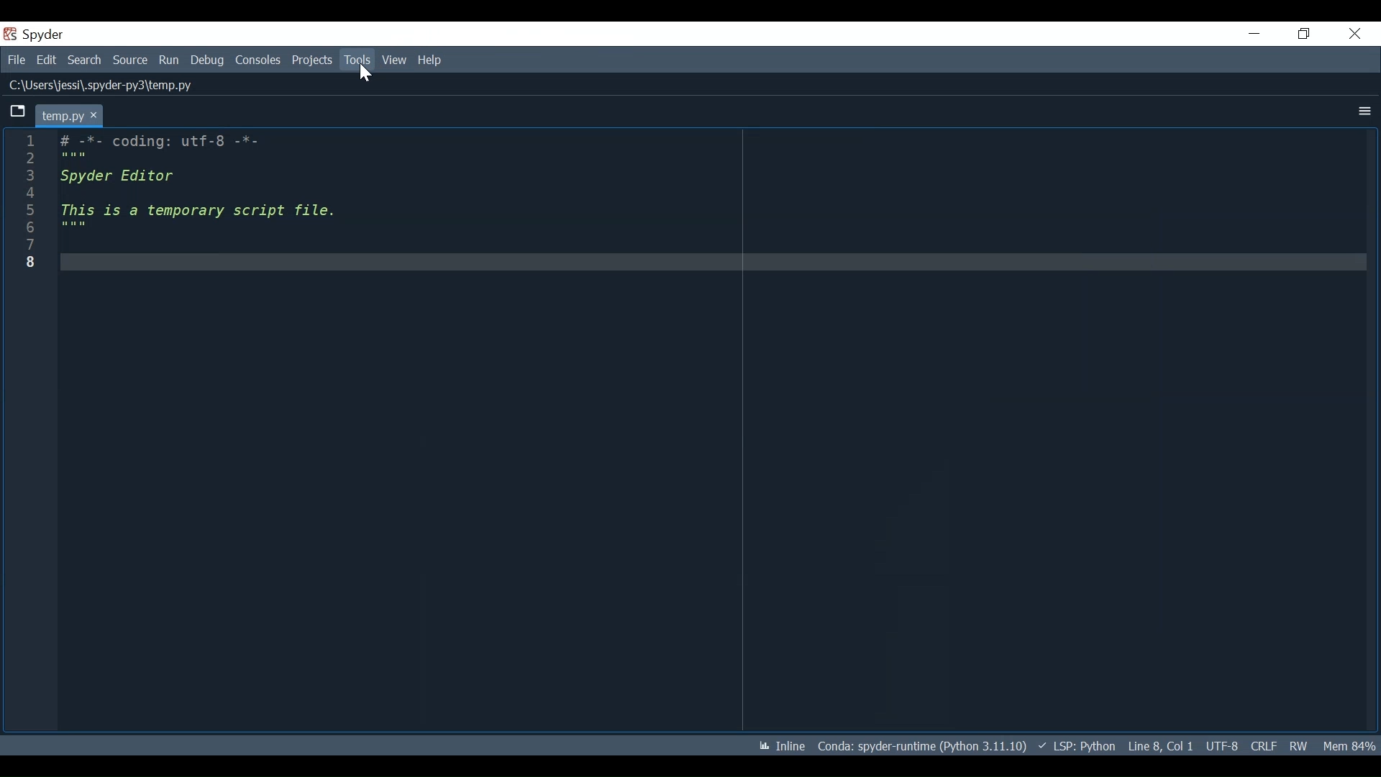 This screenshot has height=777, width=1381. What do you see at coordinates (1223, 746) in the screenshot?
I see `File Encoding` at bounding box center [1223, 746].